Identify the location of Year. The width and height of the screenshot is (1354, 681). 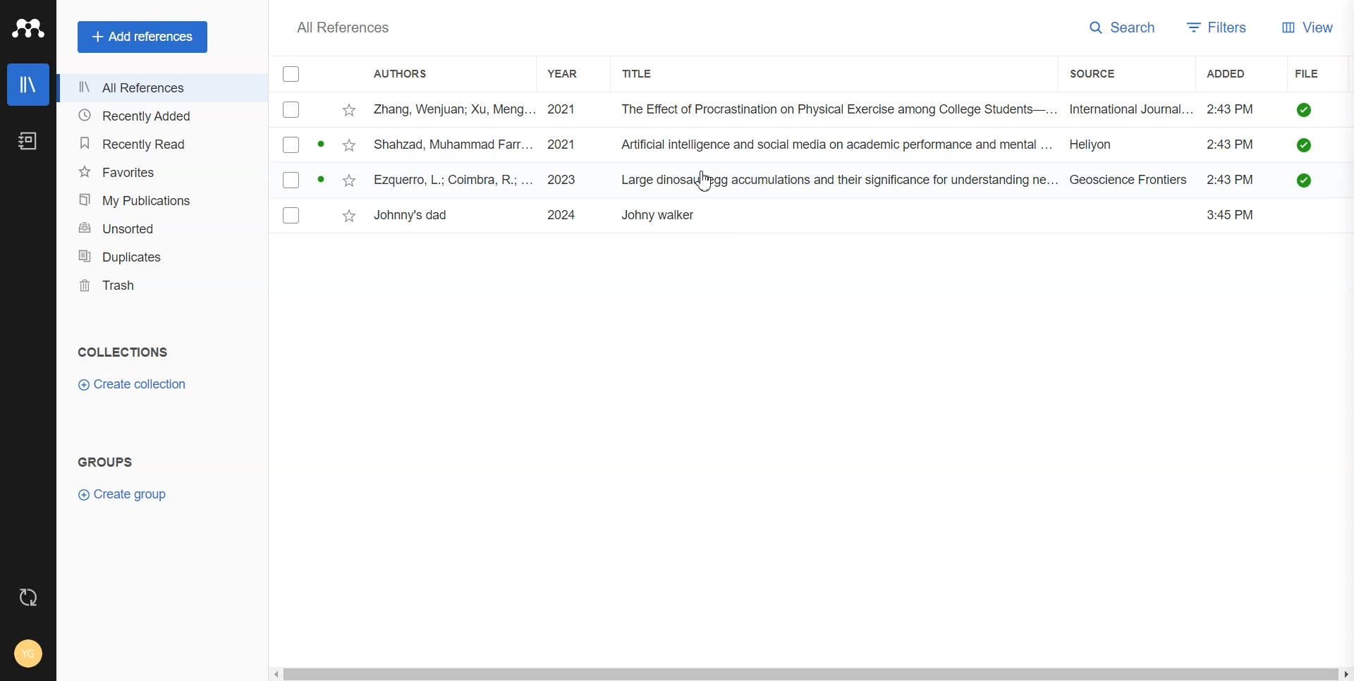
(573, 73).